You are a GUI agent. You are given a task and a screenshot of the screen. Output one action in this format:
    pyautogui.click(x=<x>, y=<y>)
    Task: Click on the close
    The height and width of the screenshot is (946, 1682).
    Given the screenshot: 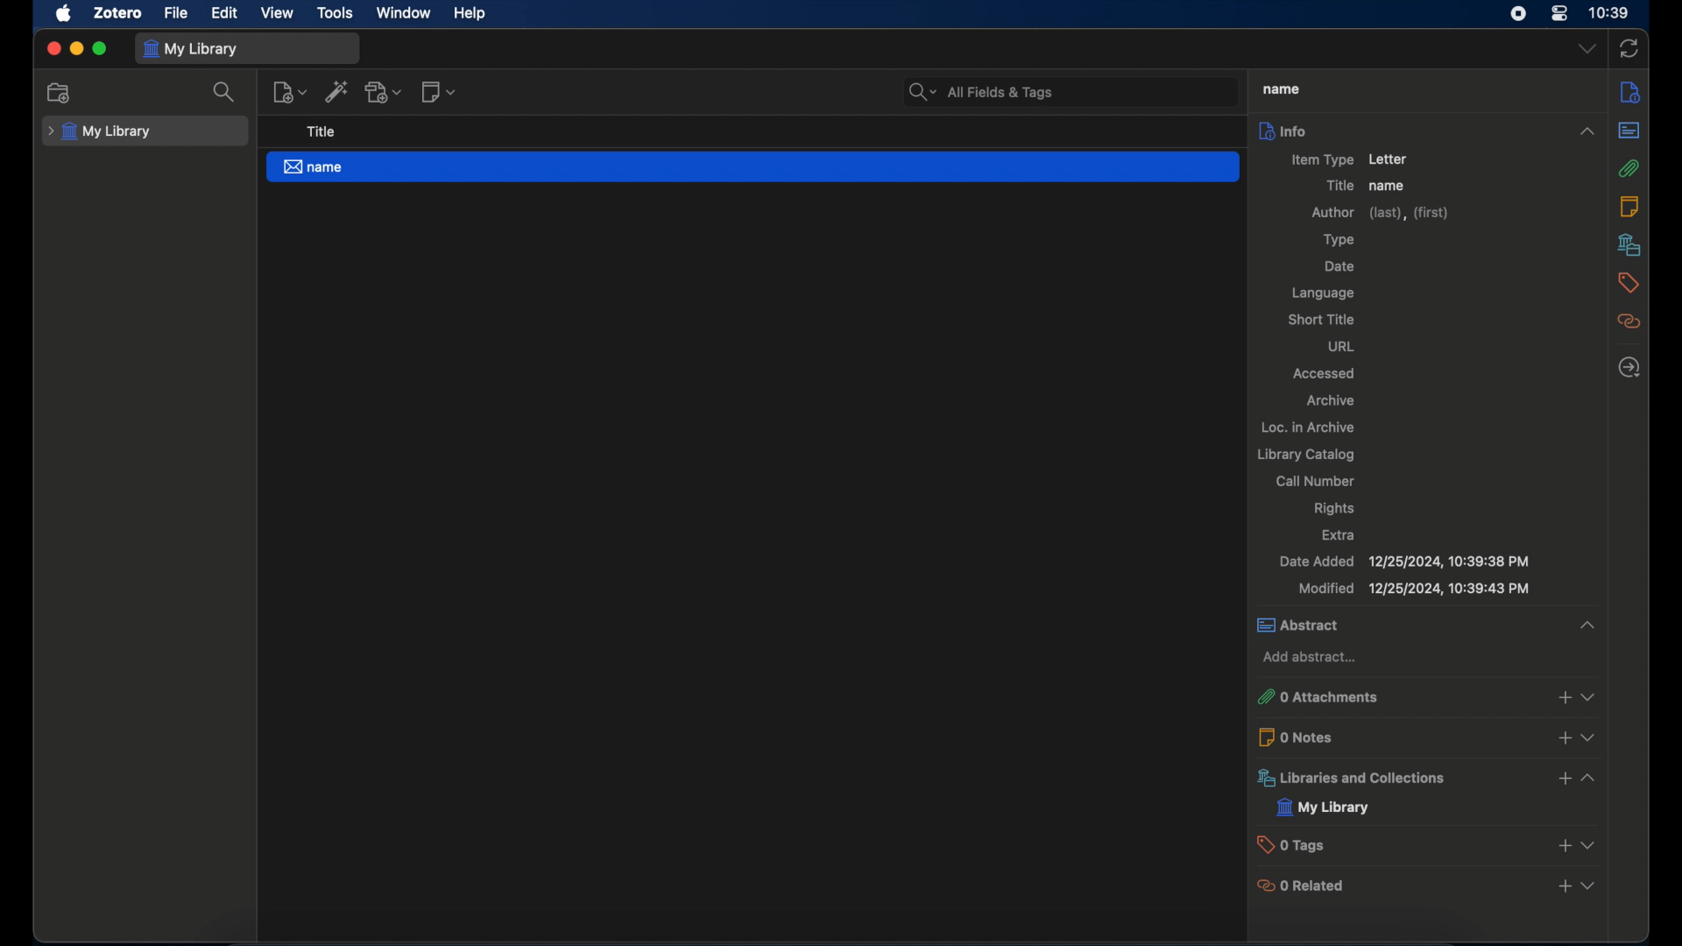 What is the action you would take?
    pyautogui.click(x=53, y=48)
    